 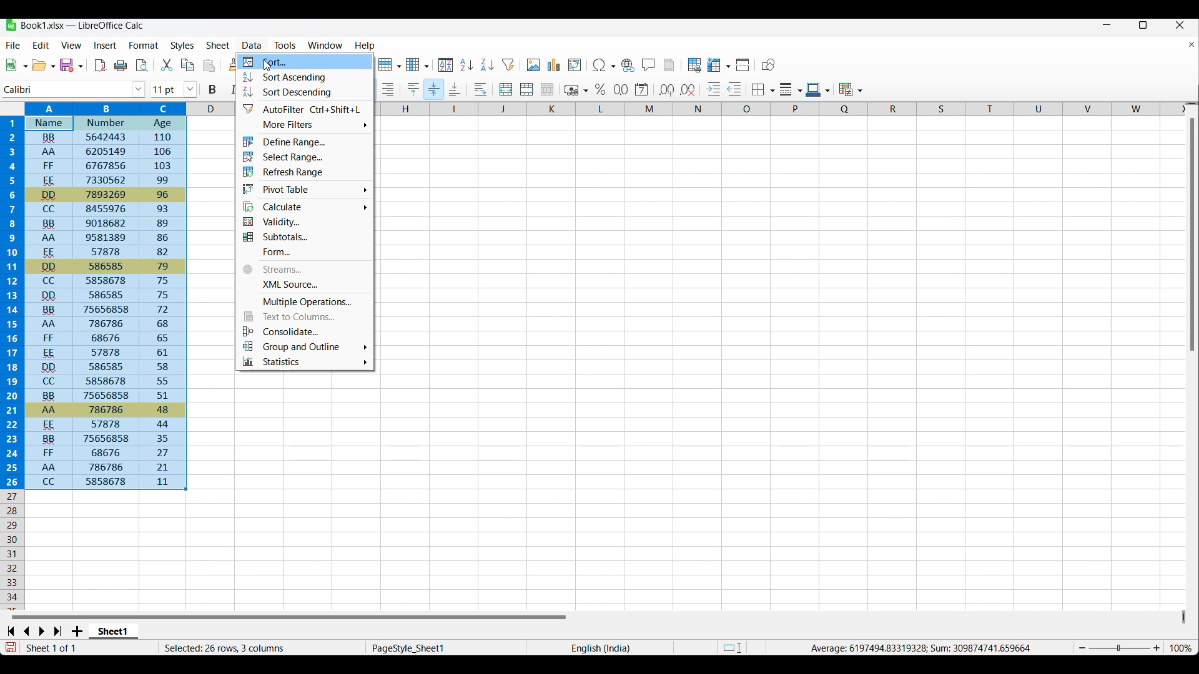 I want to click on Define print area, so click(x=695, y=65).